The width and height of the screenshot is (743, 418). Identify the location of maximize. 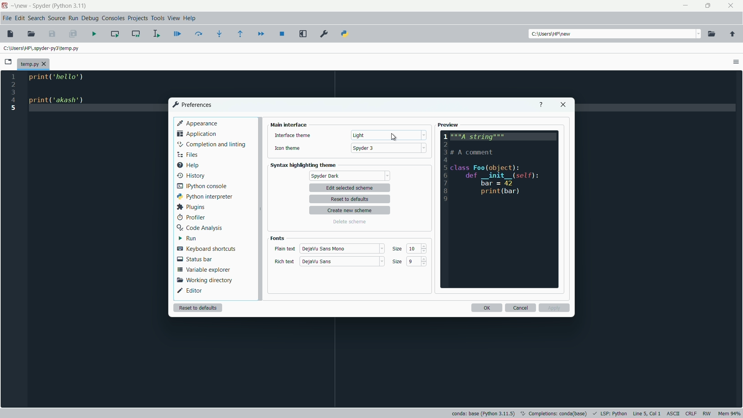
(709, 6).